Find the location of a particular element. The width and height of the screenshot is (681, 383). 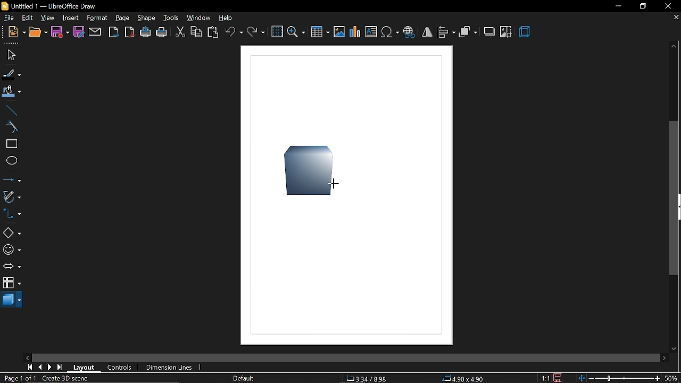

curves and polygons is located at coordinates (12, 197).